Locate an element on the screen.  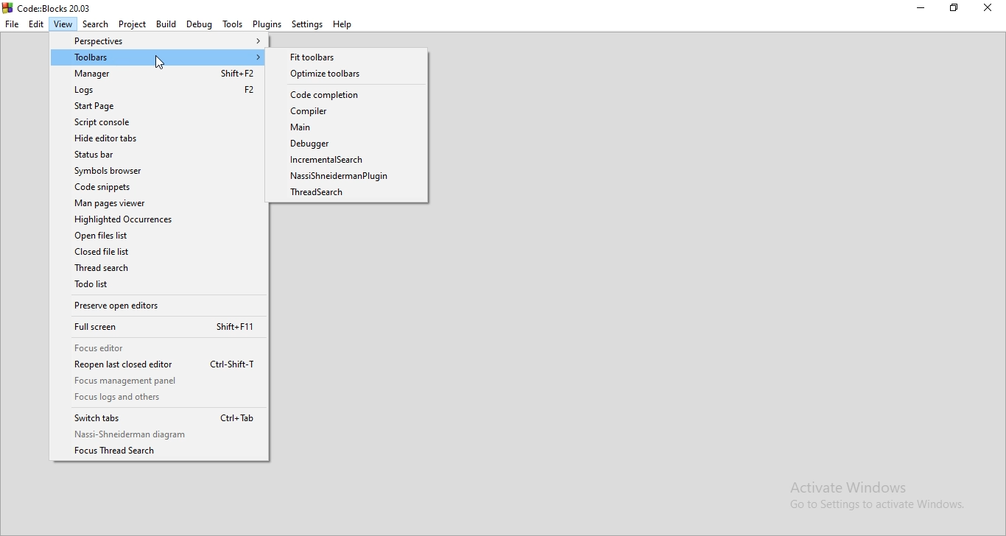
Symbols browser is located at coordinates (157, 169).